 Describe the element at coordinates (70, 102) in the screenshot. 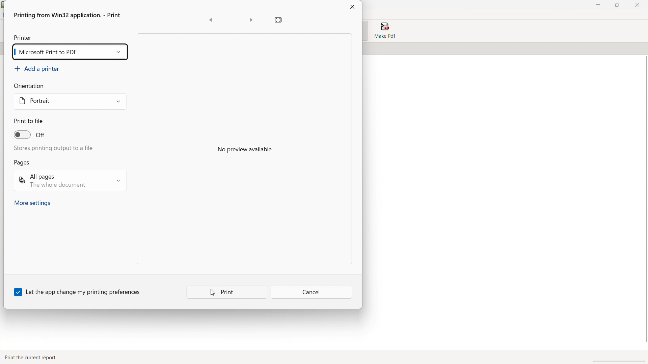

I see `select orientation` at that location.